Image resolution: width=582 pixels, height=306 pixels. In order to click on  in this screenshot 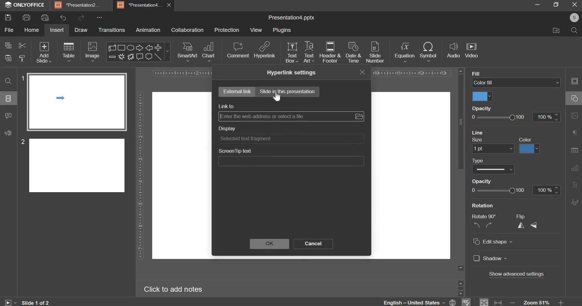, I will do `click(490, 148)`.